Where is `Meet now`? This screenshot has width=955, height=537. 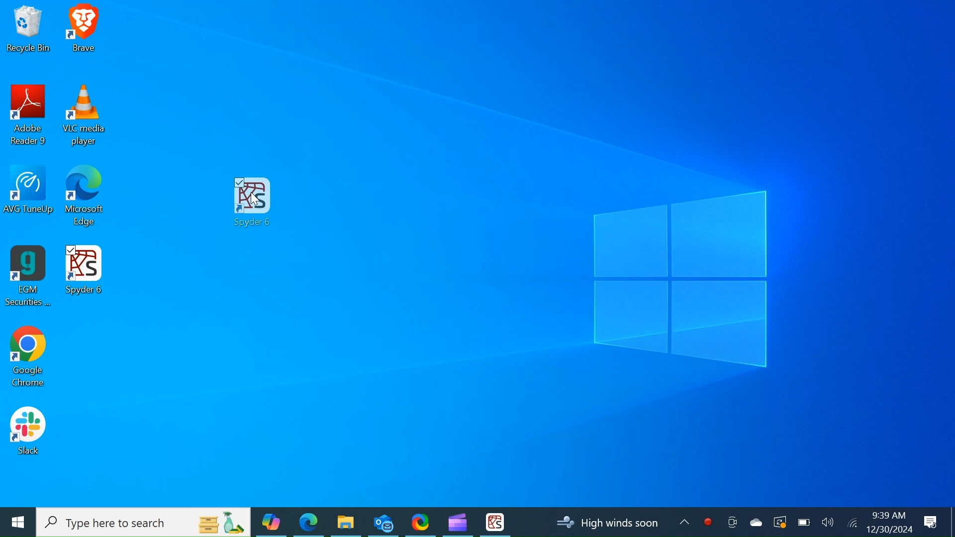 Meet now is located at coordinates (732, 522).